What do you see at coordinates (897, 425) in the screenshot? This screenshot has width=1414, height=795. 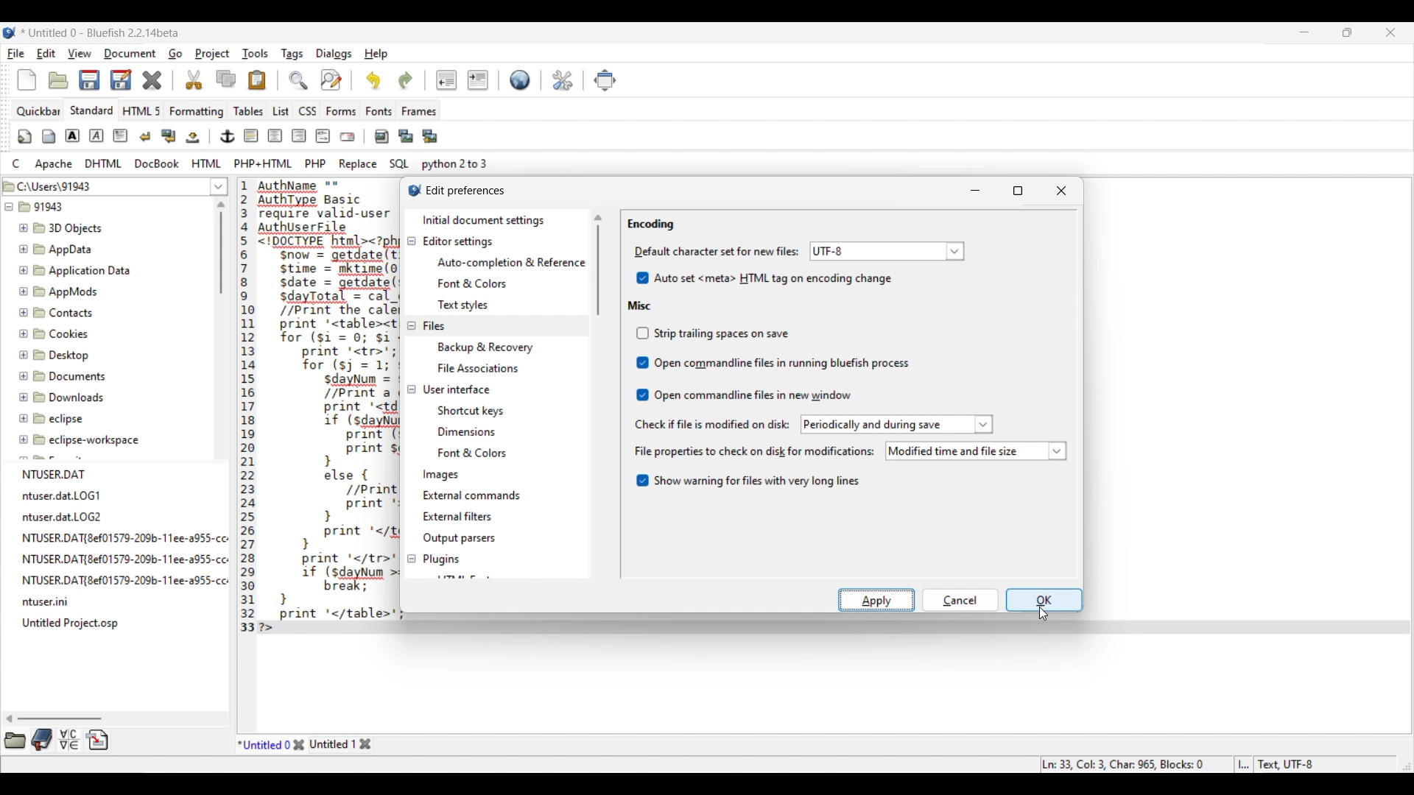 I see `periodically and during save` at bounding box center [897, 425].